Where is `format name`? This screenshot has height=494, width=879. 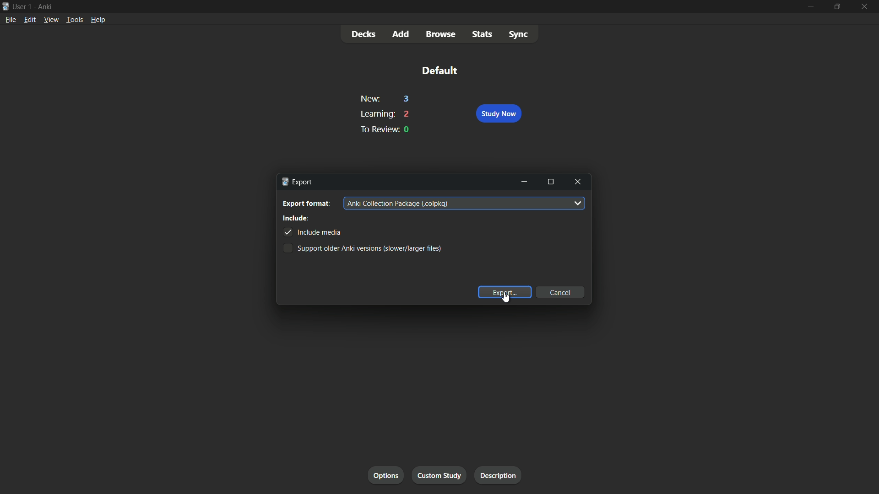 format name is located at coordinates (396, 204).